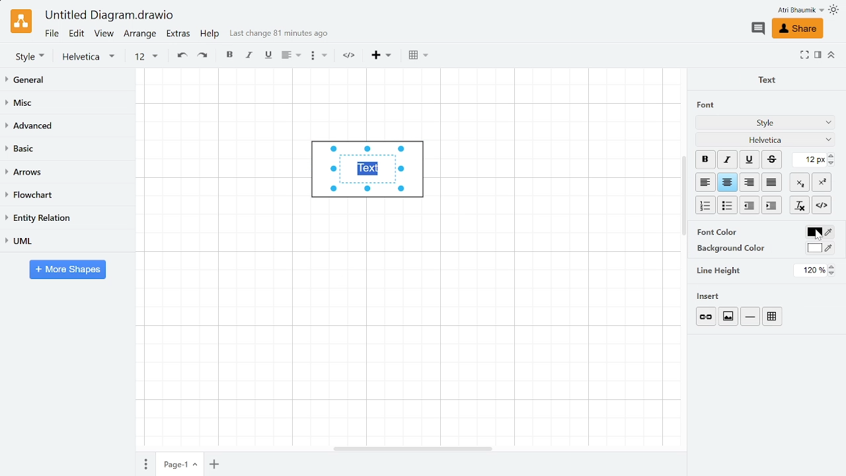 The height and width of the screenshot is (476, 846). What do you see at coordinates (705, 182) in the screenshot?
I see `Allign left` at bounding box center [705, 182].